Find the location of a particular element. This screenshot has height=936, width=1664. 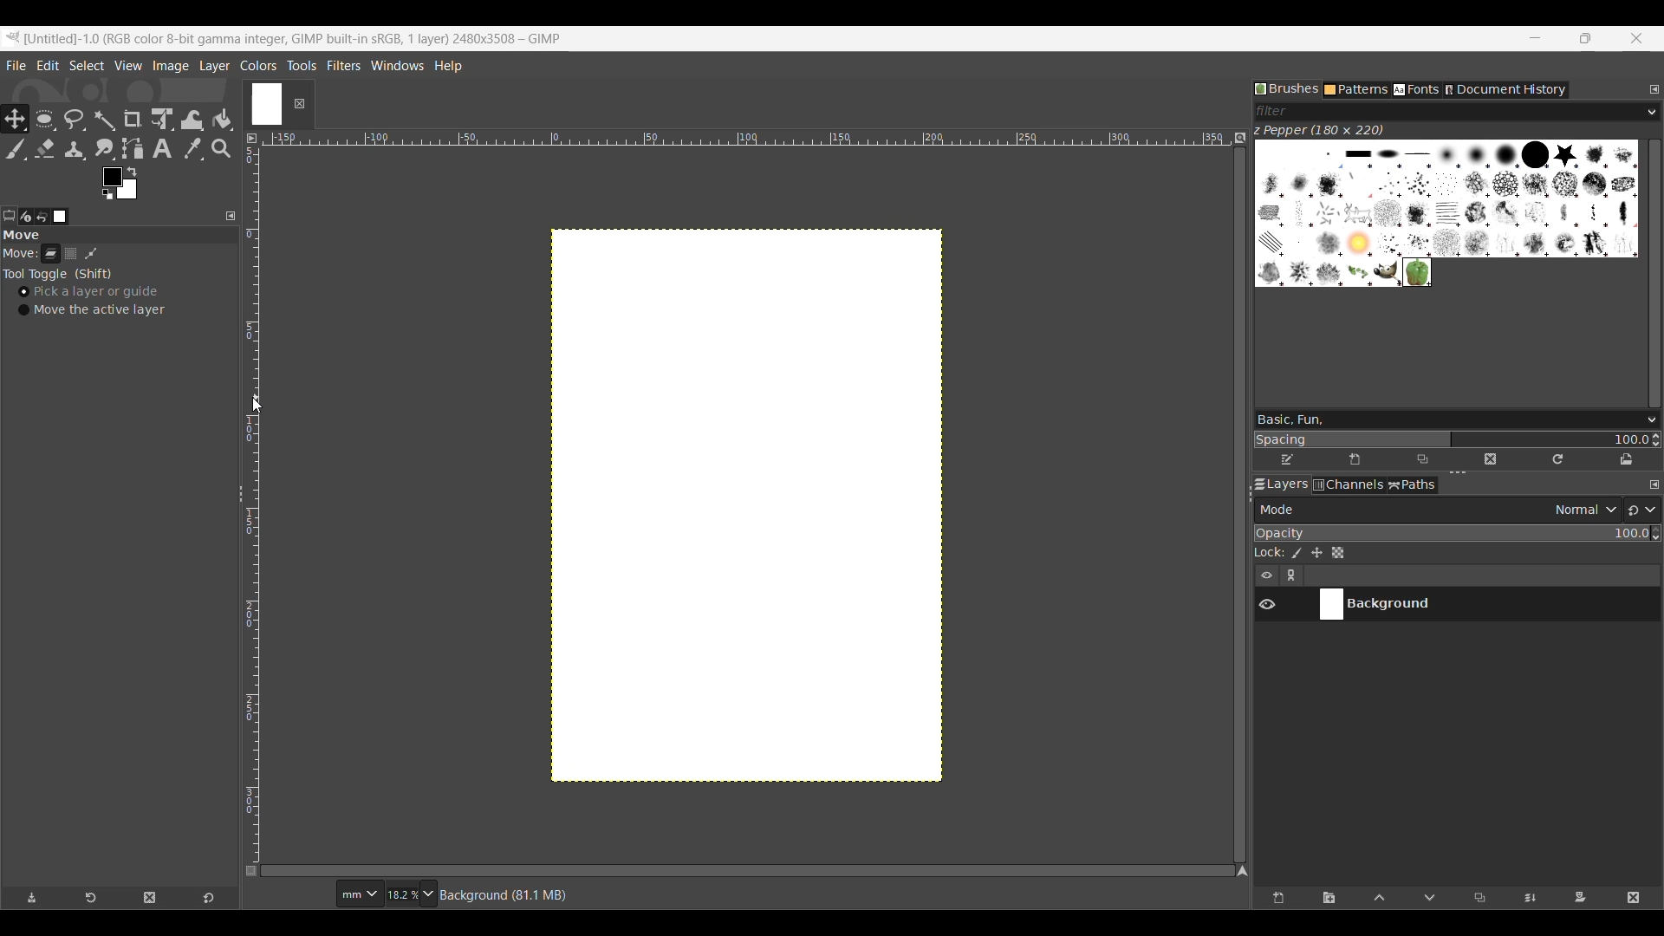

Layer menu is located at coordinates (213, 66).